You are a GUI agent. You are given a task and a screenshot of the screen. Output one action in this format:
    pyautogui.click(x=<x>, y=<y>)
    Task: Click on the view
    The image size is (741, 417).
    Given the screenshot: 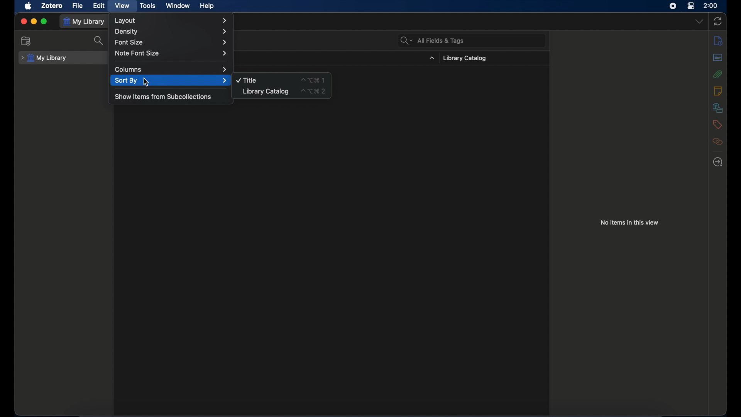 What is the action you would take?
    pyautogui.click(x=123, y=6)
    